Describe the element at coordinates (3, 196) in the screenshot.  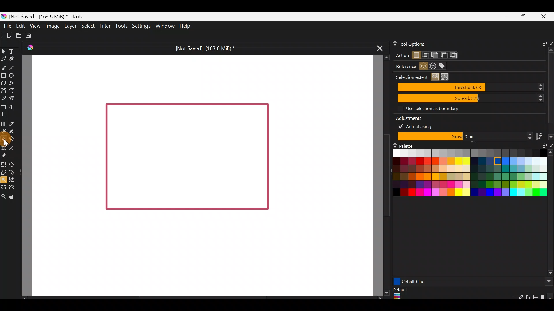
I see `Zoom tool` at that location.